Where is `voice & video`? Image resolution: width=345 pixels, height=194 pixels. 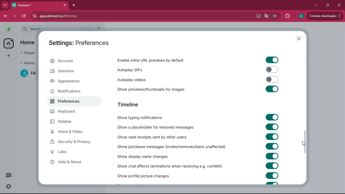 voice & video is located at coordinates (71, 132).